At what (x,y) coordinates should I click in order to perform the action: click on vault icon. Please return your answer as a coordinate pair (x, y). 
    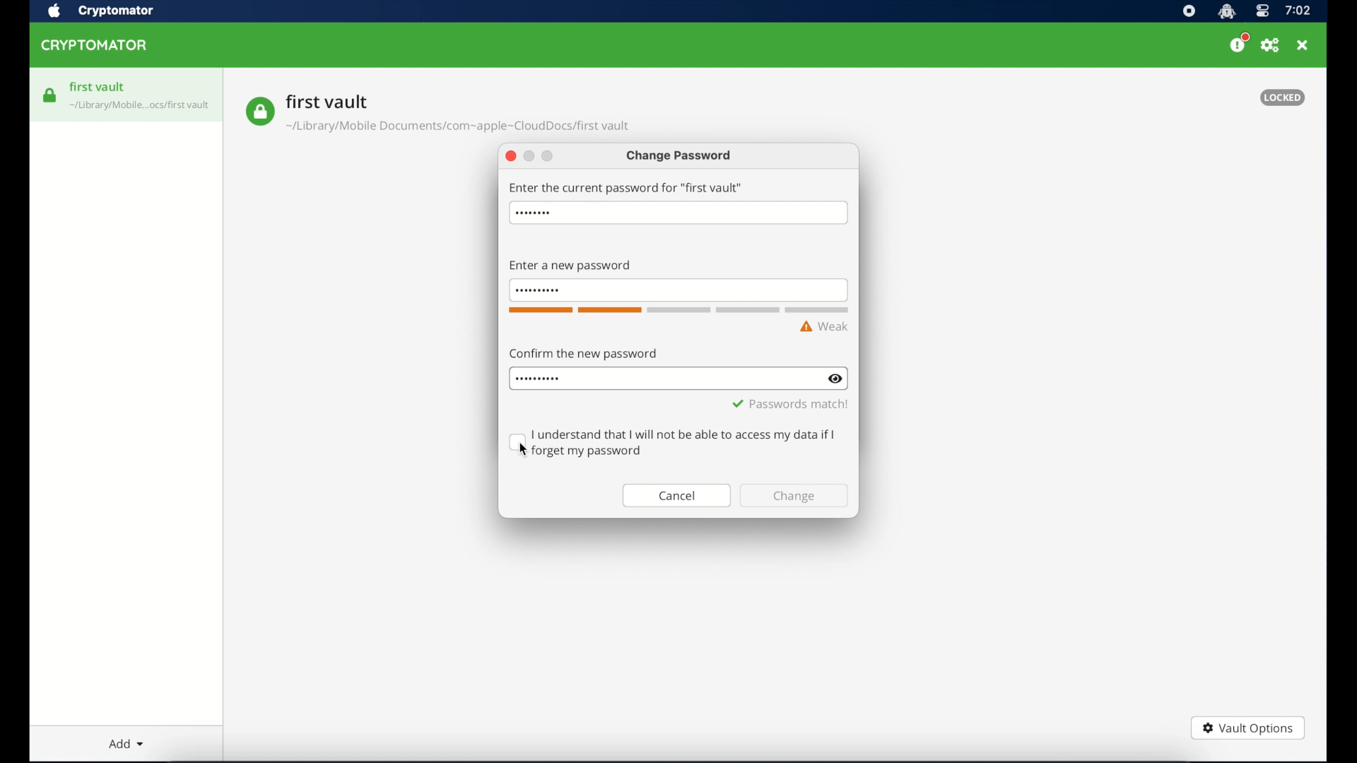
    Looking at the image, I should click on (259, 112).